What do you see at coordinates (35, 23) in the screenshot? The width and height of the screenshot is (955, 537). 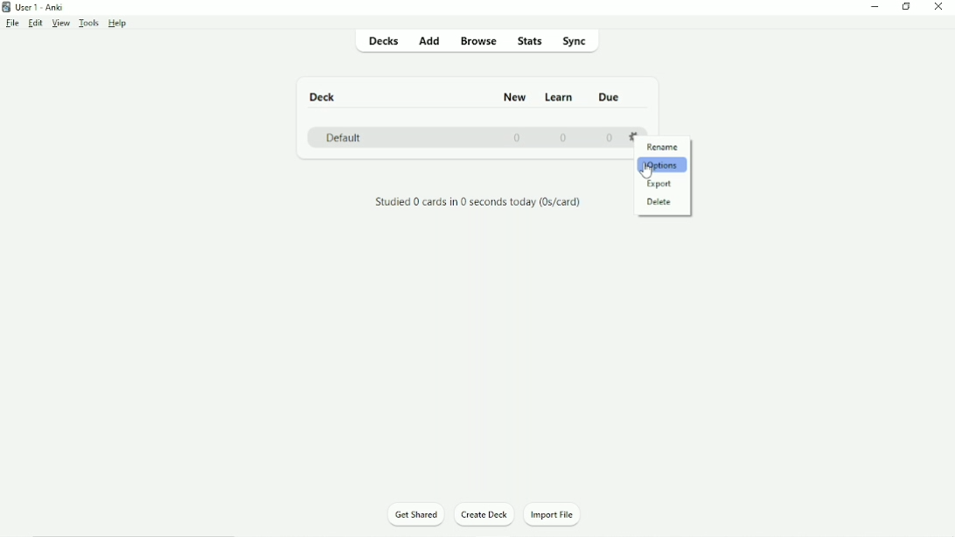 I see `Edit` at bounding box center [35, 23].